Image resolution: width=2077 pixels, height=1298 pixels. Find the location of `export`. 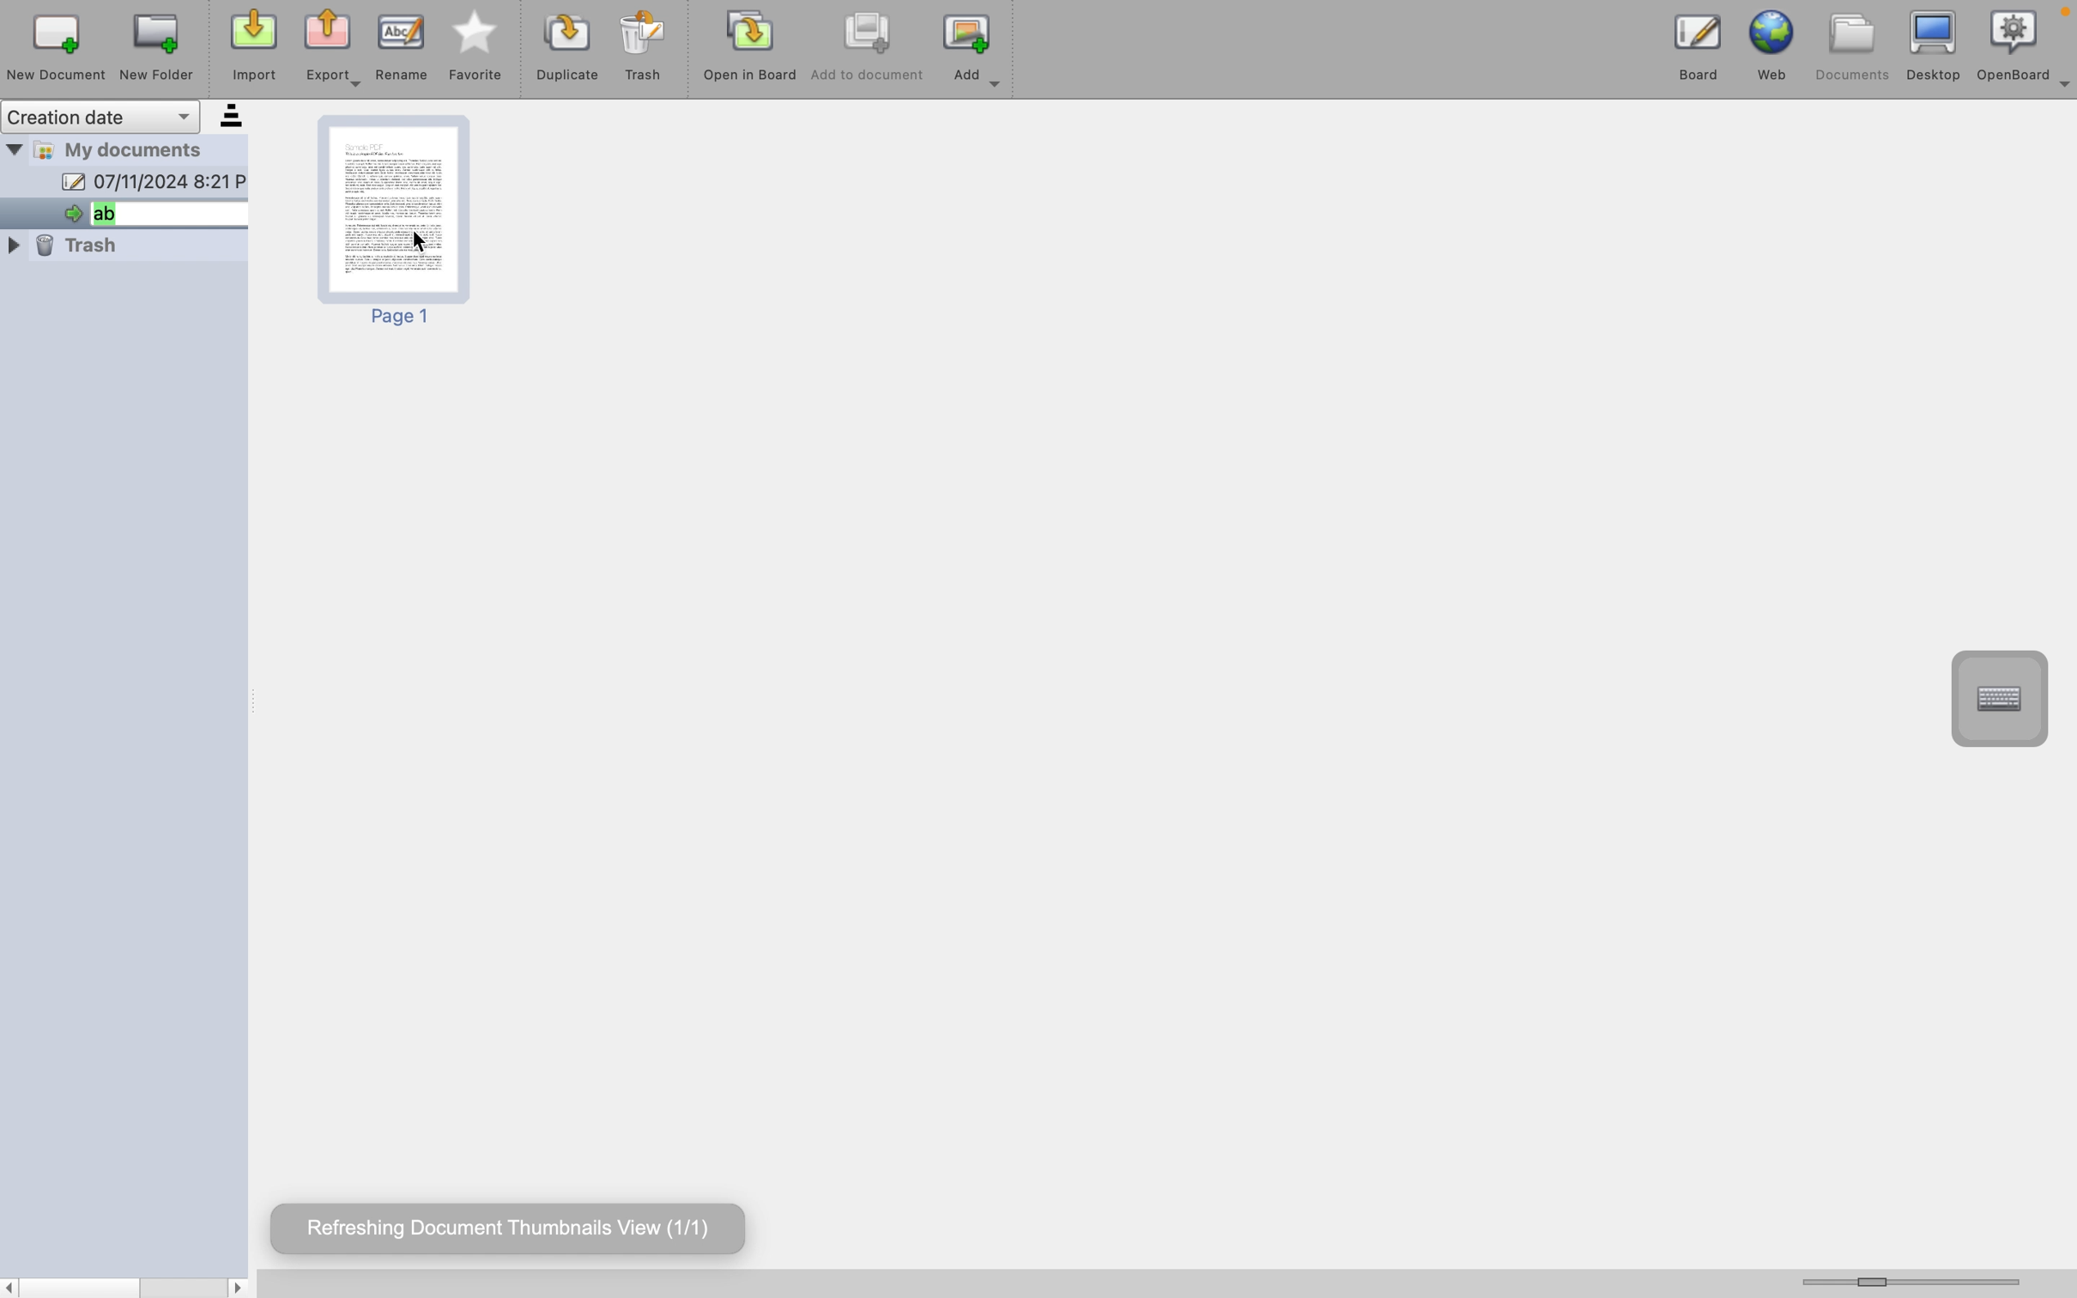

export is located at coordinates (337, 49).